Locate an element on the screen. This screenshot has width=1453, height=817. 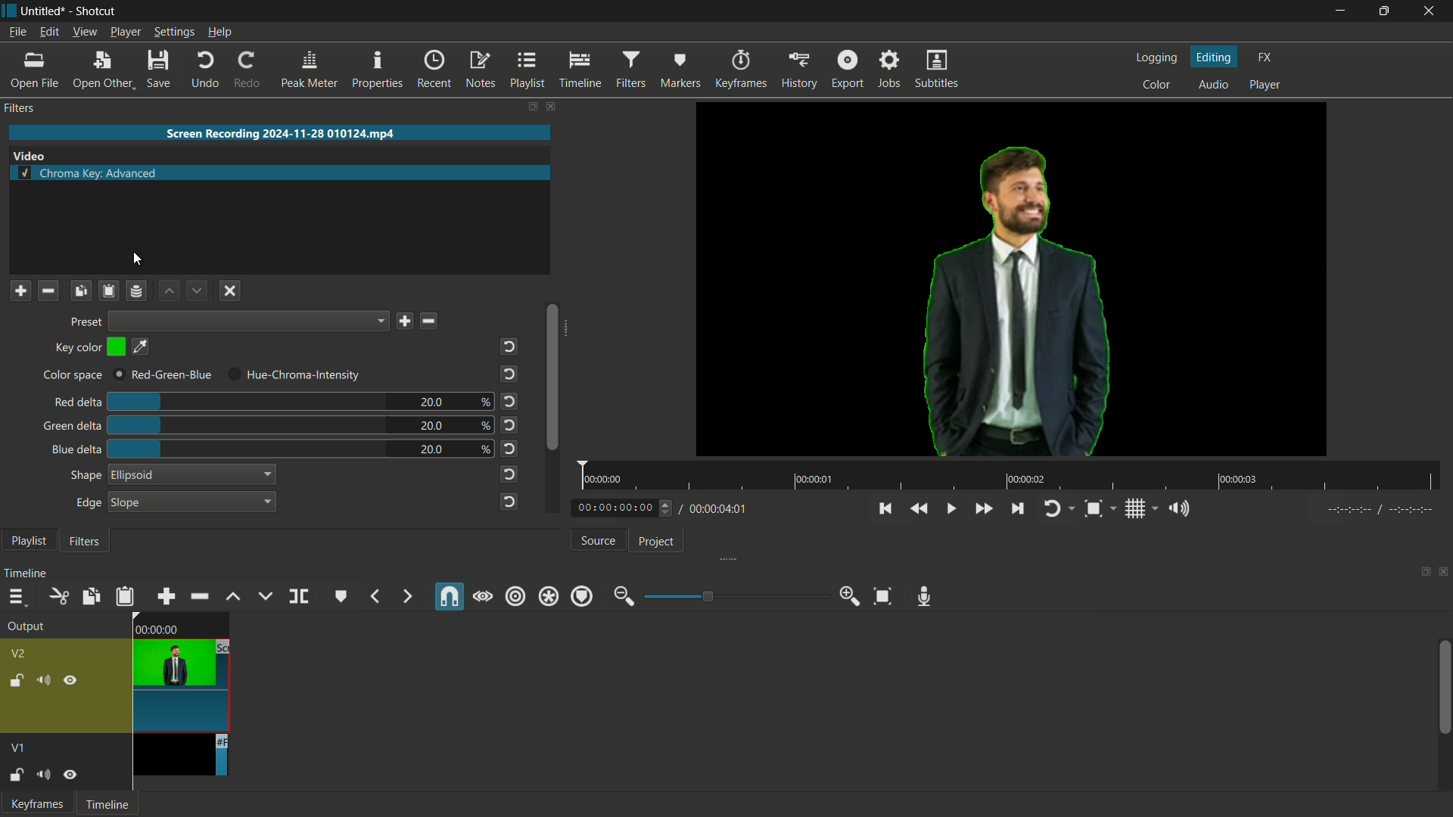
save is located at coordinates (158, 68).